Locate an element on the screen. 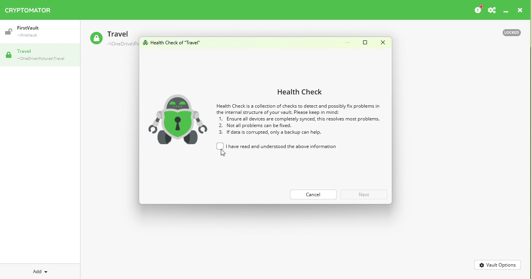 The width and height of the screenshot is (531, 279). Health check for vault is located at coordinates (174, 43).